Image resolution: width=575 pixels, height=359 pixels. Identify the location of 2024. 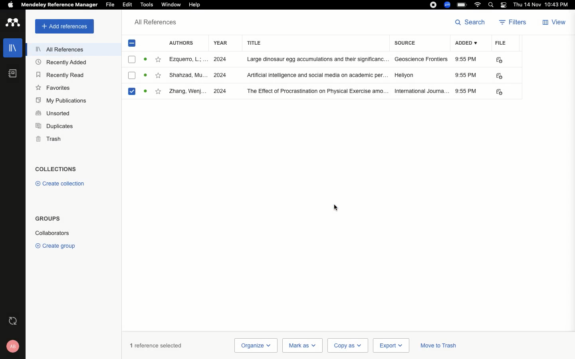
(222, 91).